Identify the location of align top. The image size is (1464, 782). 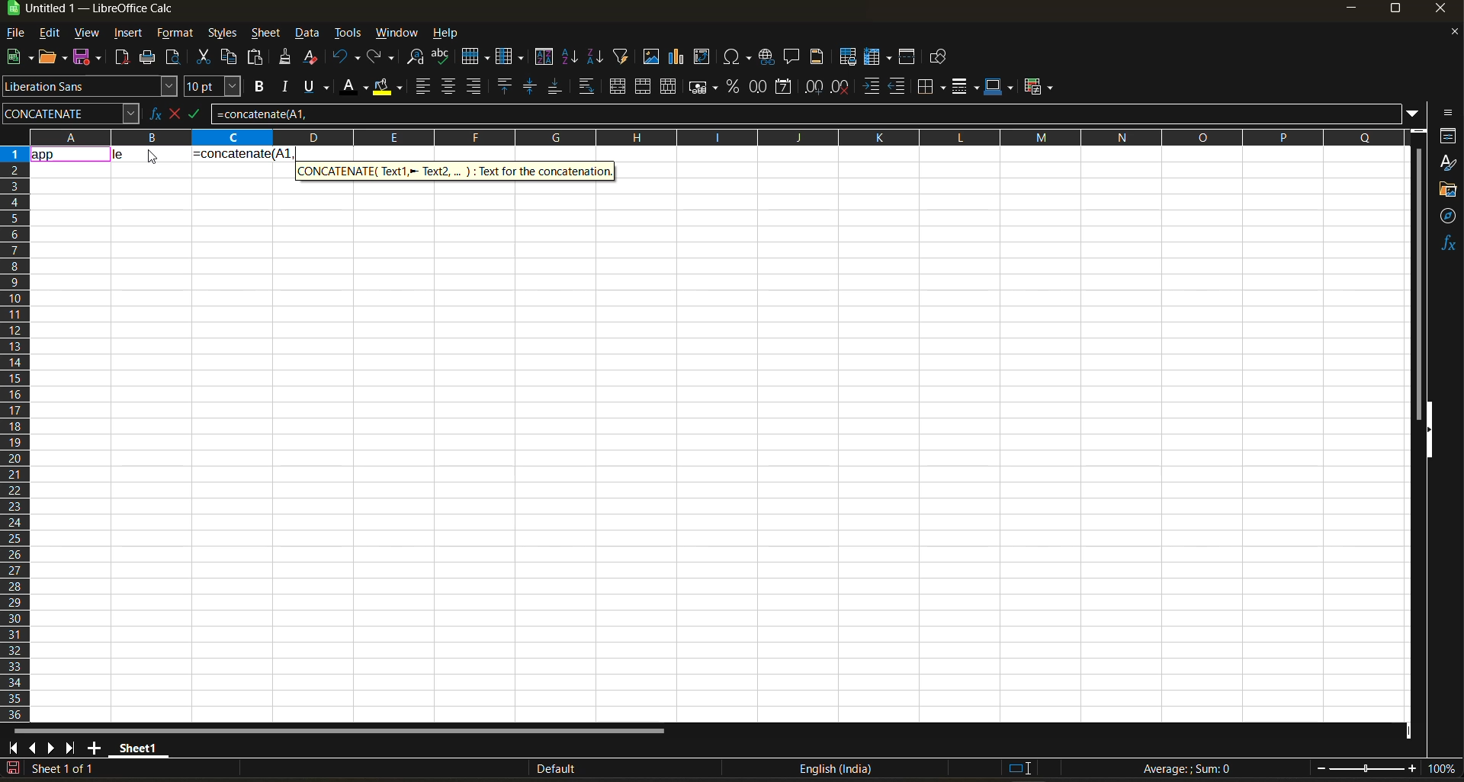
(502, 86).